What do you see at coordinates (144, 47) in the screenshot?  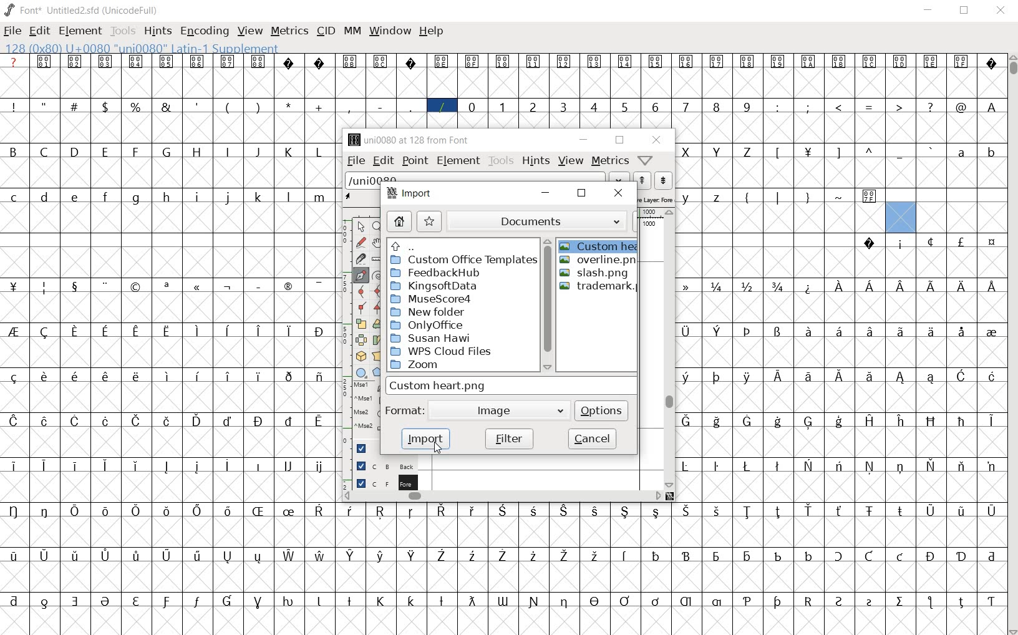 I see `GLYPHY INFO` at bounding box center [144, 47].